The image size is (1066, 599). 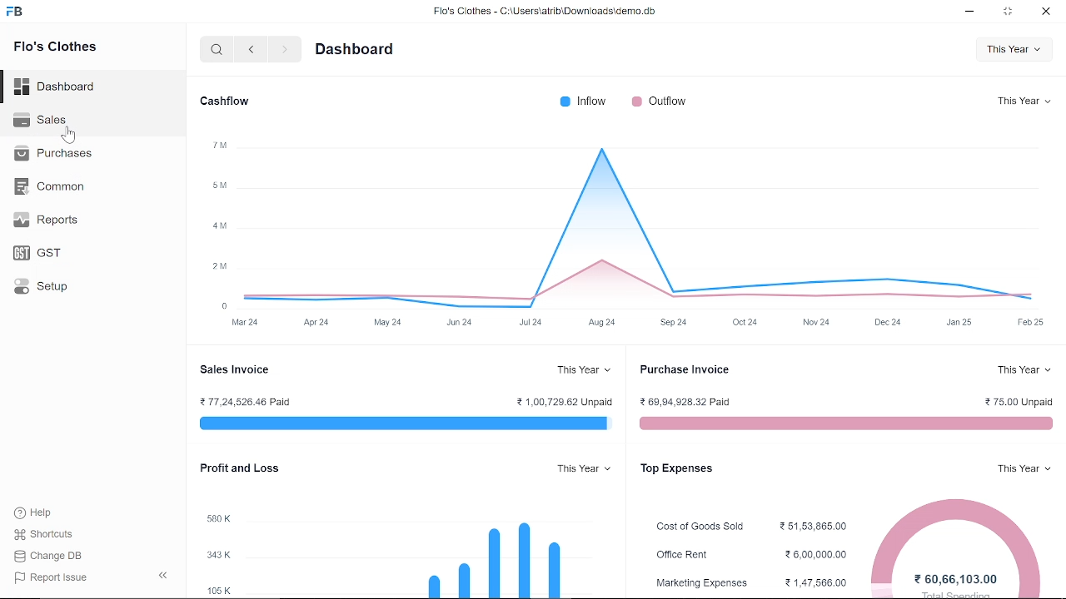 What do you see at coordinates (285, 51) in the screenshot?
I see `next` at bounding box center [285, 51].